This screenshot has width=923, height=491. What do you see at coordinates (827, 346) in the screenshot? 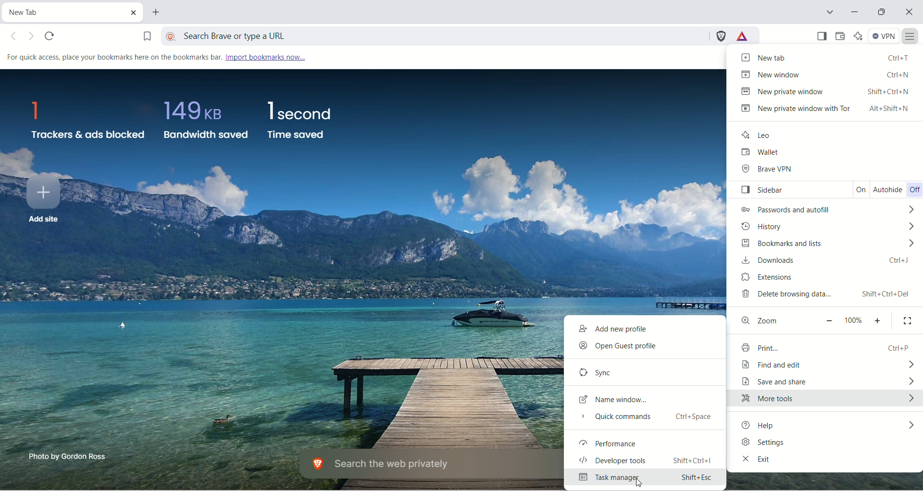
I see `print` at bounding box center [827, 346].